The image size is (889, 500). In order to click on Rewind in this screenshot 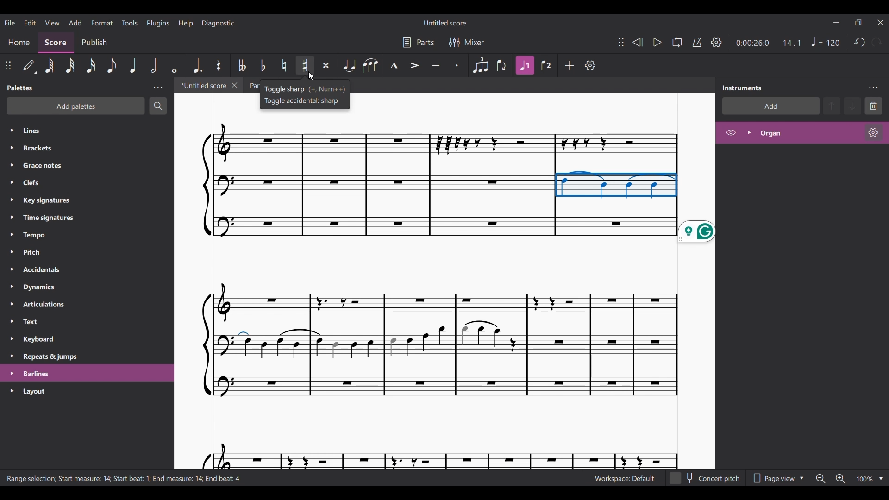, I will do `click(637, 42)`.